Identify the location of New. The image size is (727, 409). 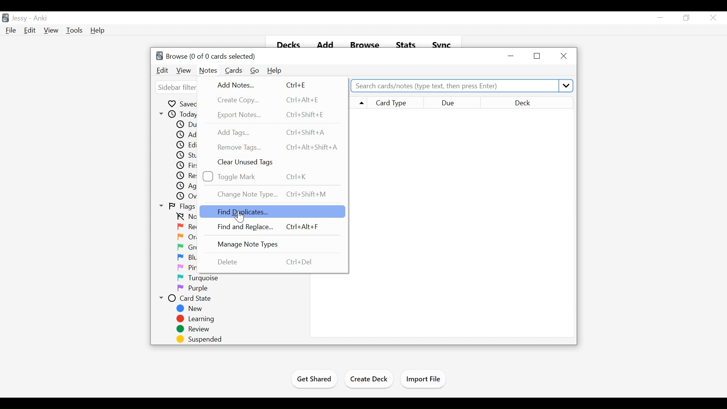
(192, 309).